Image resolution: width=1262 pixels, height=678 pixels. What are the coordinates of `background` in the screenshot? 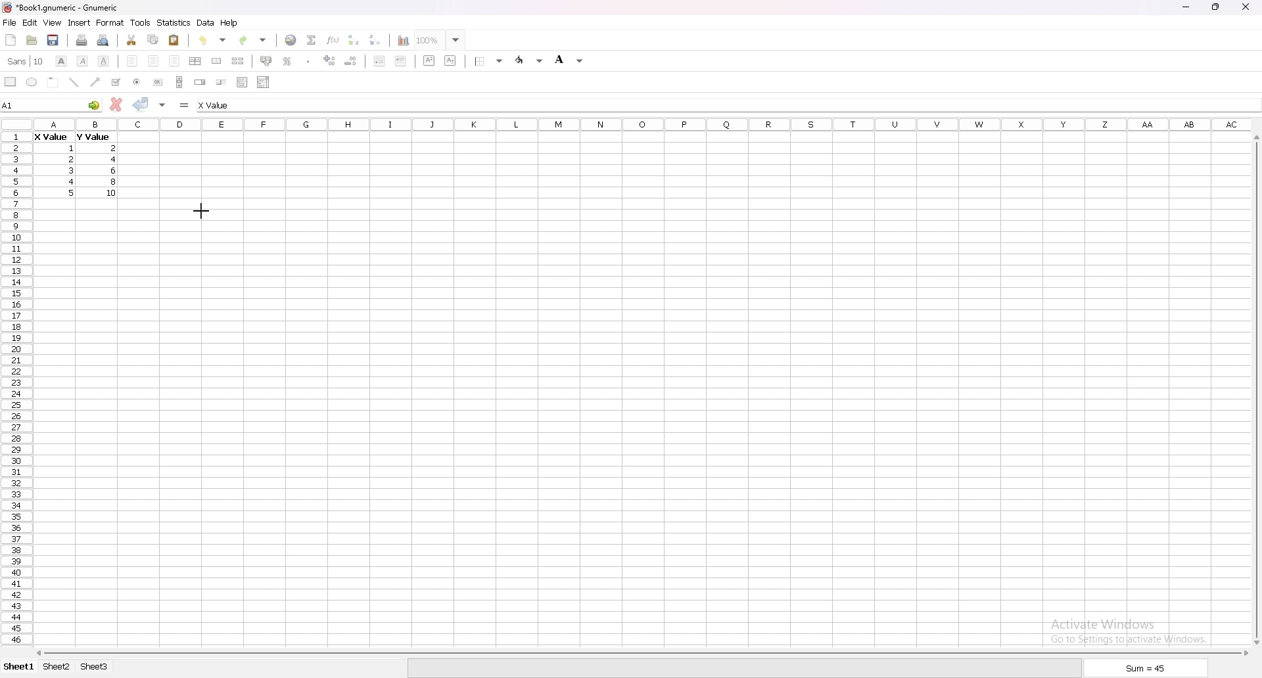 It's located at (569, 59).